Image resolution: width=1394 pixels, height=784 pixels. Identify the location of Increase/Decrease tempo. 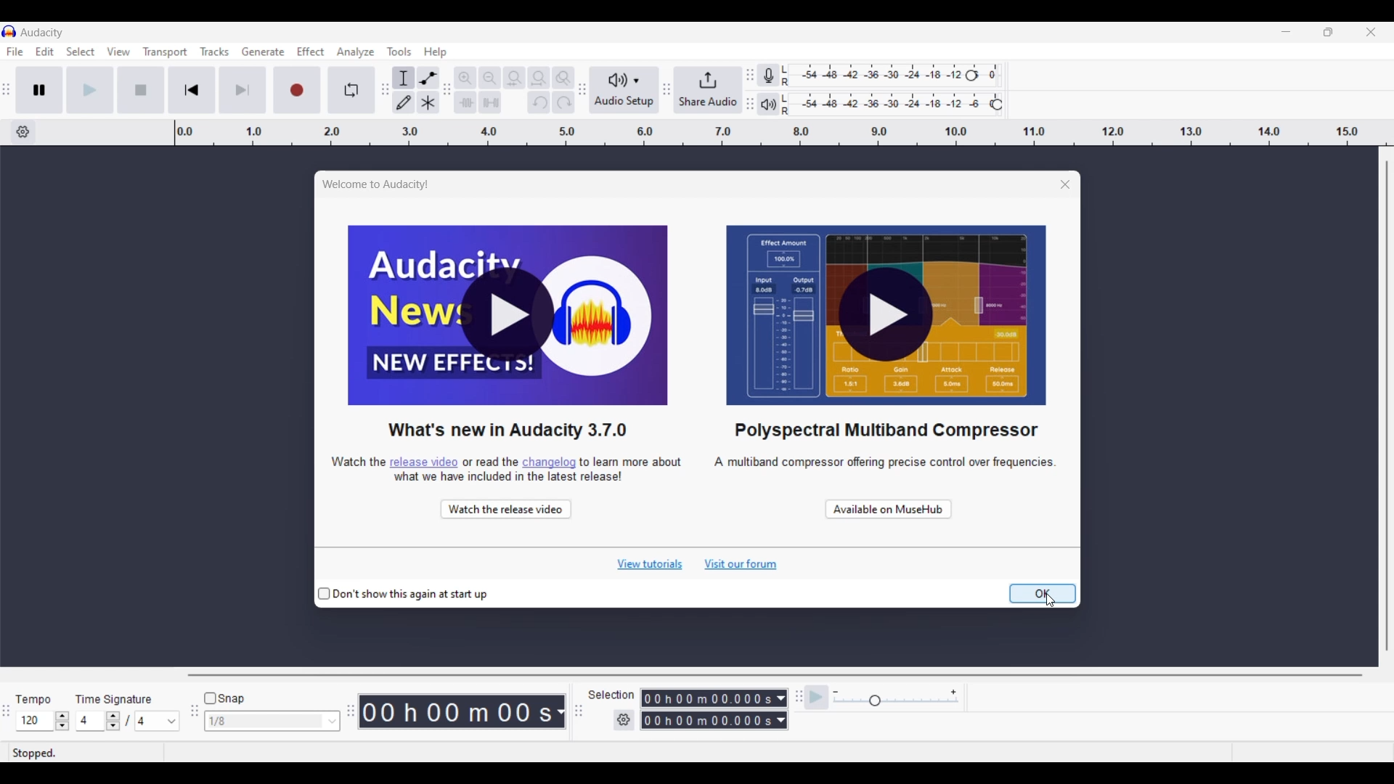
(62, 721).